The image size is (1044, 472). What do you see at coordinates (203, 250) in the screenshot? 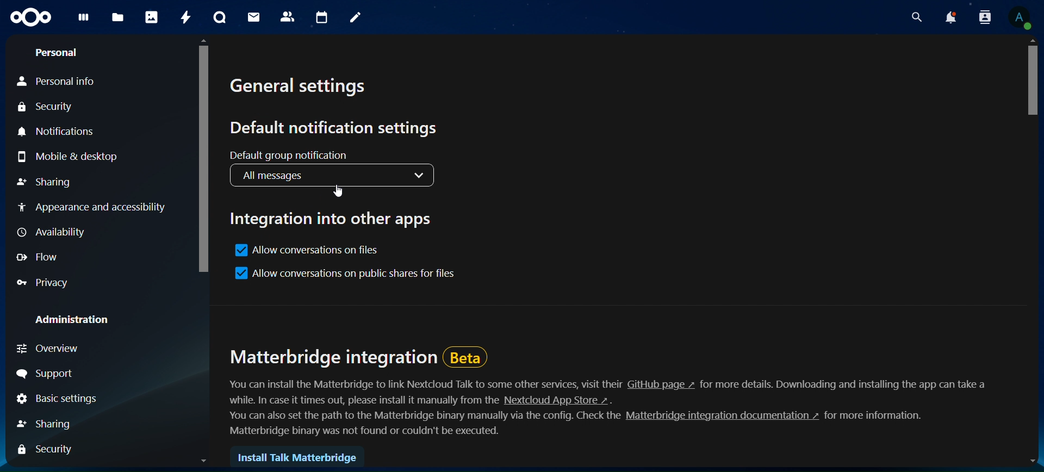
I see `scroll bar` at bounding box center [203, 250].